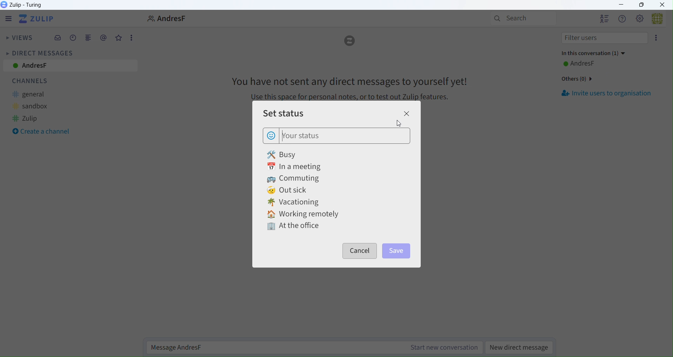  What do you see at coordinates (131, 37) in the screenshot?
I see `More` at bounding box center [131, 37].